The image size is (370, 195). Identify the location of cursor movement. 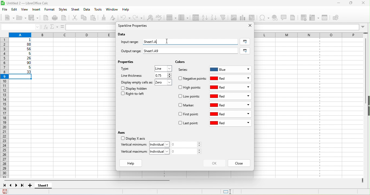
(167, 41).